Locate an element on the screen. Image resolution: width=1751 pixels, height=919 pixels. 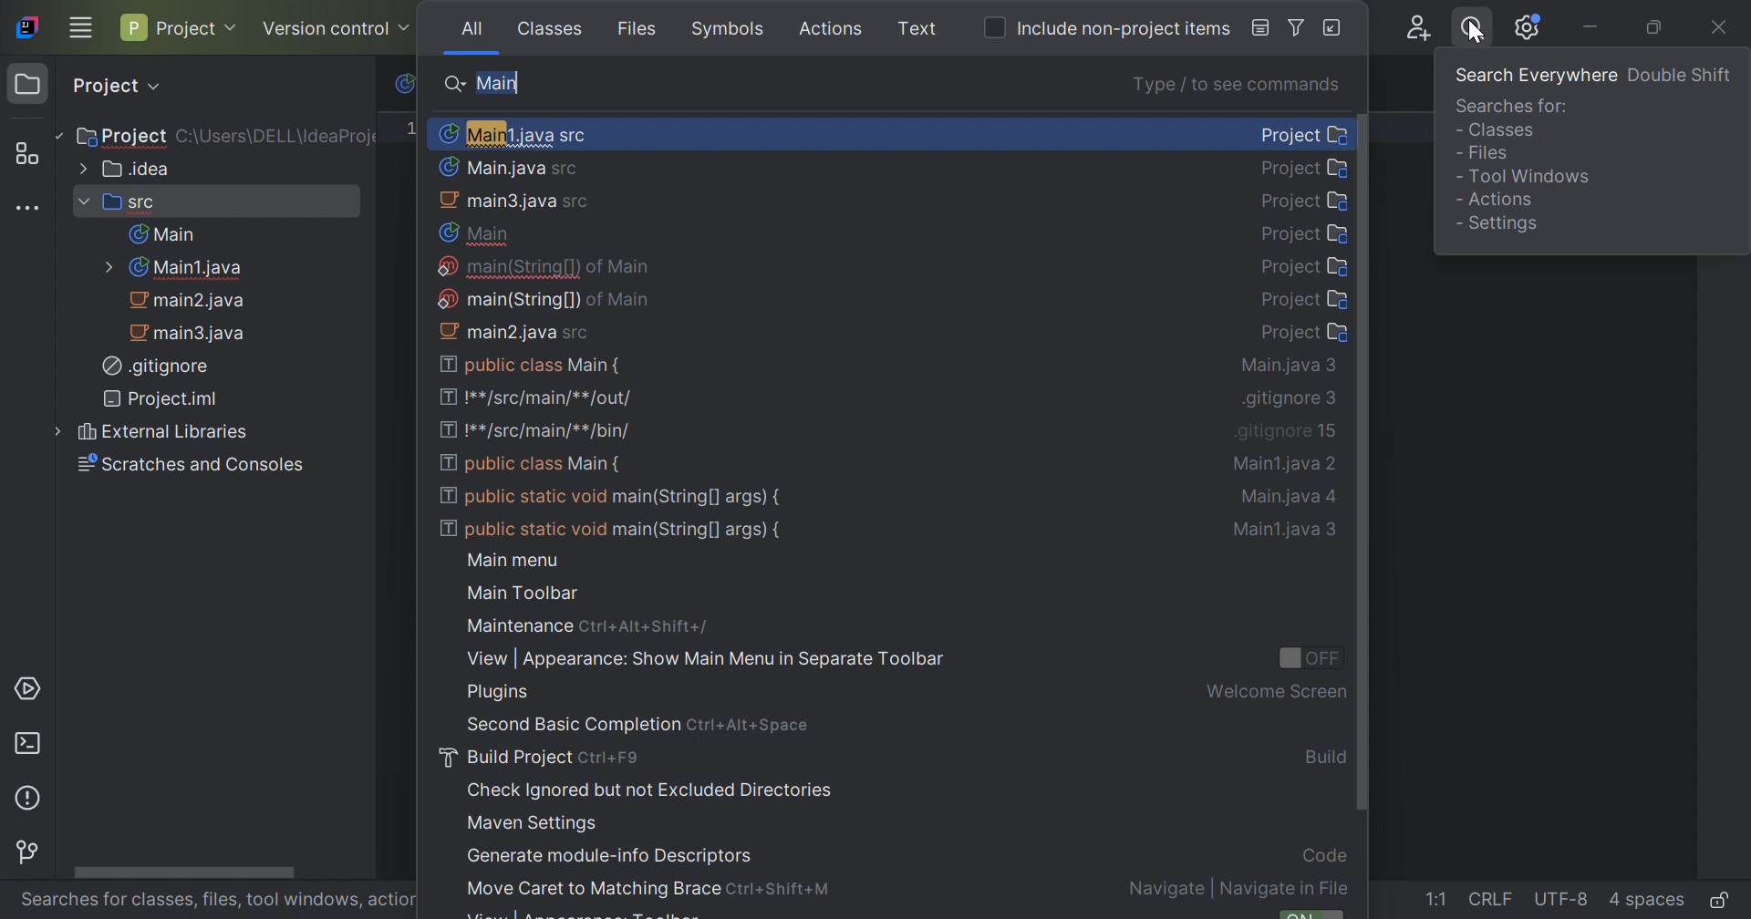
- Settings is located at coordinates (1497, 224).